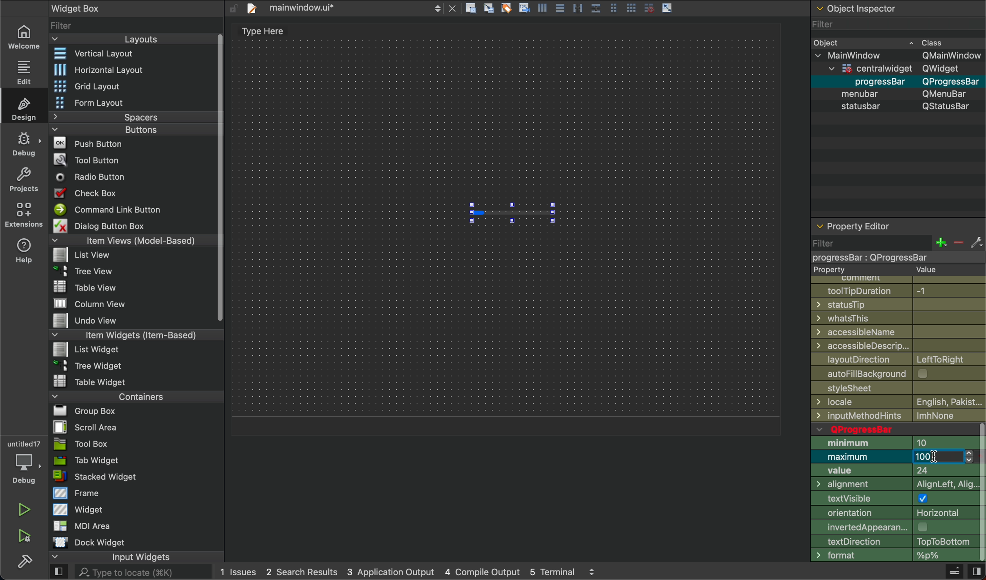 The height and width of the screenshot is (580, 986). I want to click on locale, so click(898, 402).